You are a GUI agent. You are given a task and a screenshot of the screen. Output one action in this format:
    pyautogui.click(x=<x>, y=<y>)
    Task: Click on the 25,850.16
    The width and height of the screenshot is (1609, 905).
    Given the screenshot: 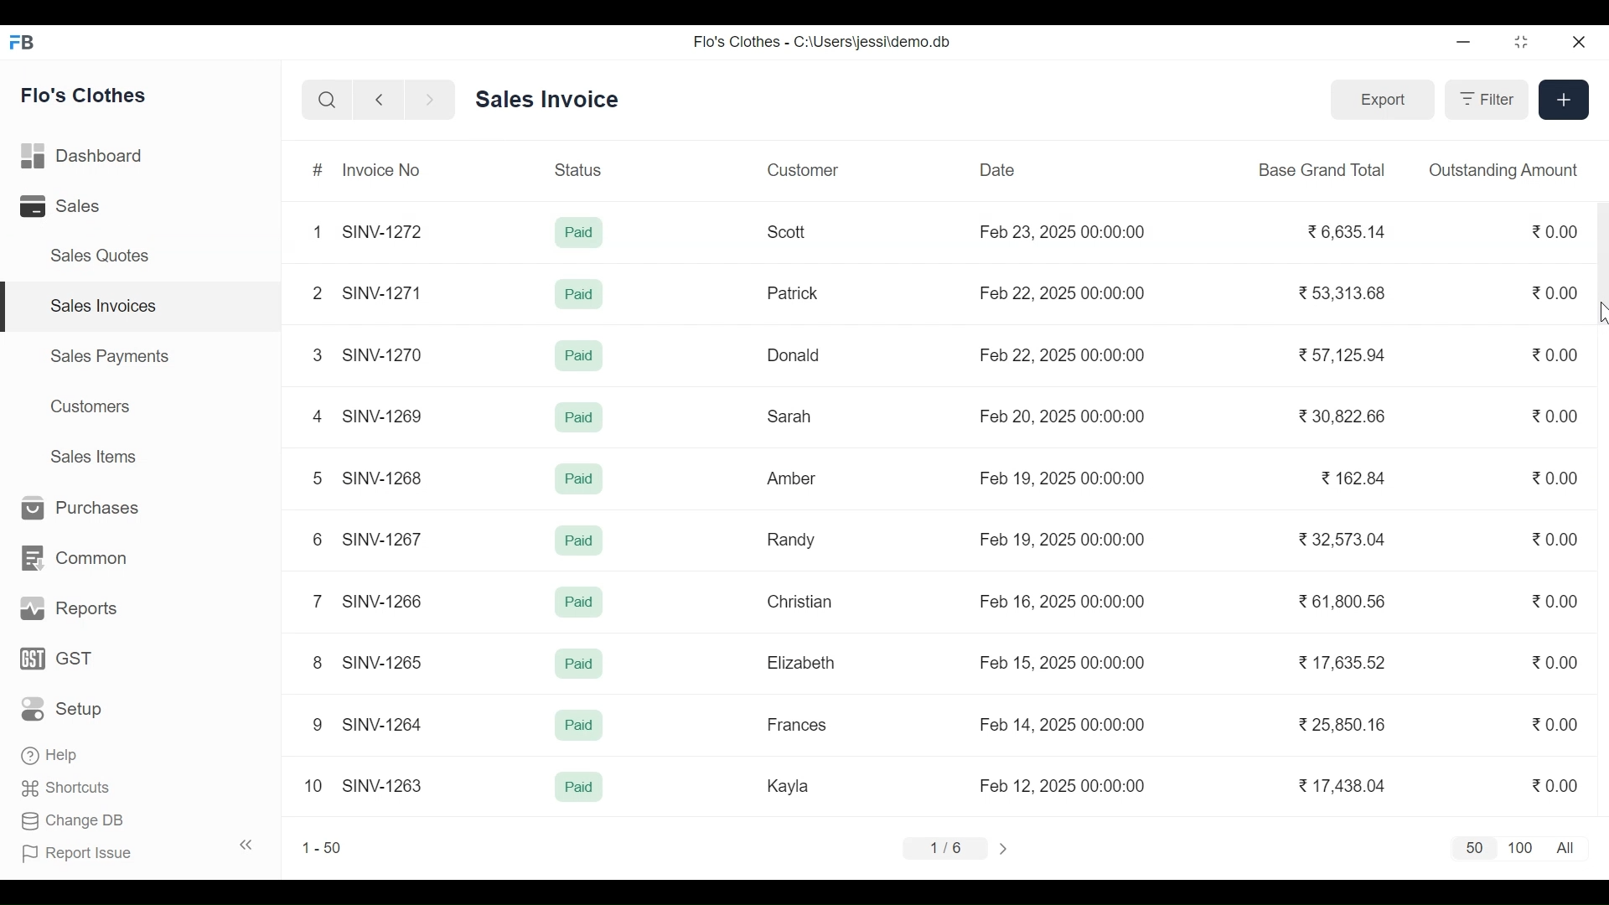 What is the action you would take?
    pyautogui.click(x=1343, y=725)
    